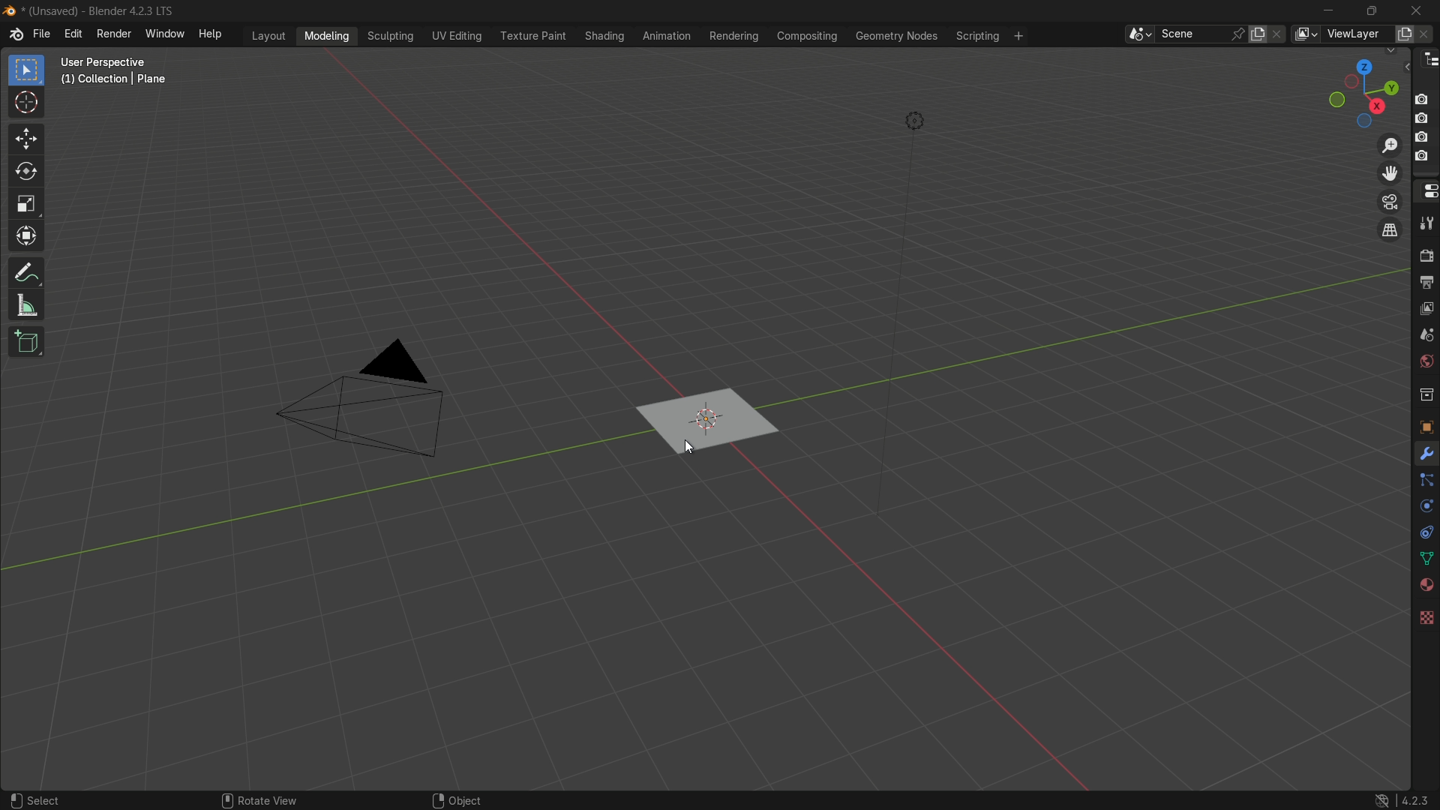 The image size is (1440, 810). What do you see at coordinates (364, 404) in the screenshot?
I see `camera` at bounding box center [364, 404].